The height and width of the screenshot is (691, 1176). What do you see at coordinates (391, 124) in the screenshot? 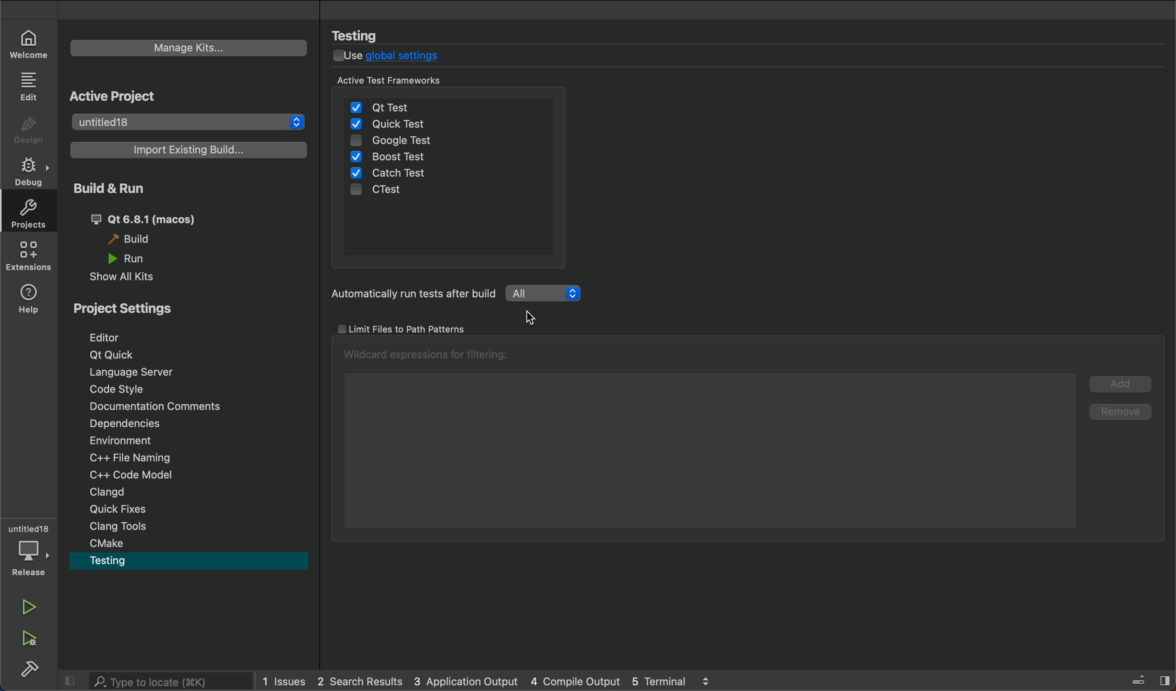
I see `quick test` at bounding box center [391, 124].